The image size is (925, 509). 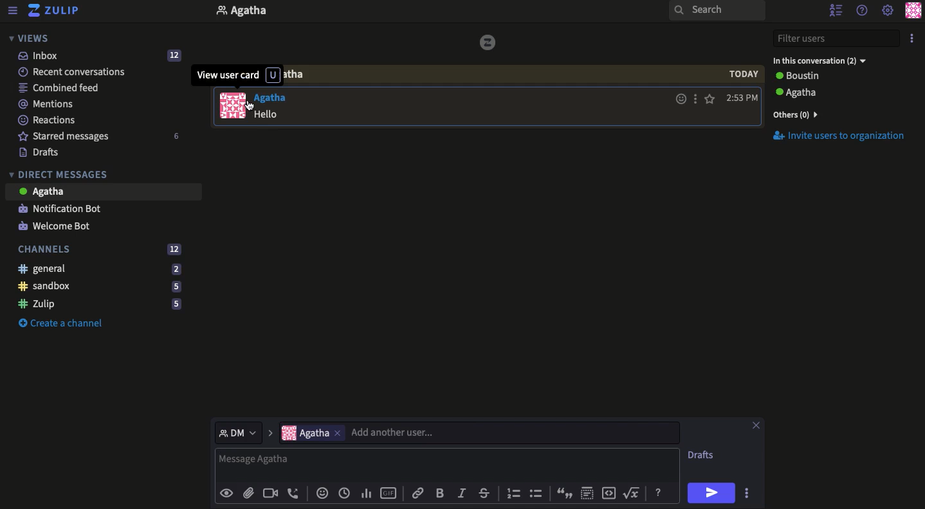 What do you see at coordinates (755, 427) in the screenshot?
I see `Close` at bounding box center [755, 427].